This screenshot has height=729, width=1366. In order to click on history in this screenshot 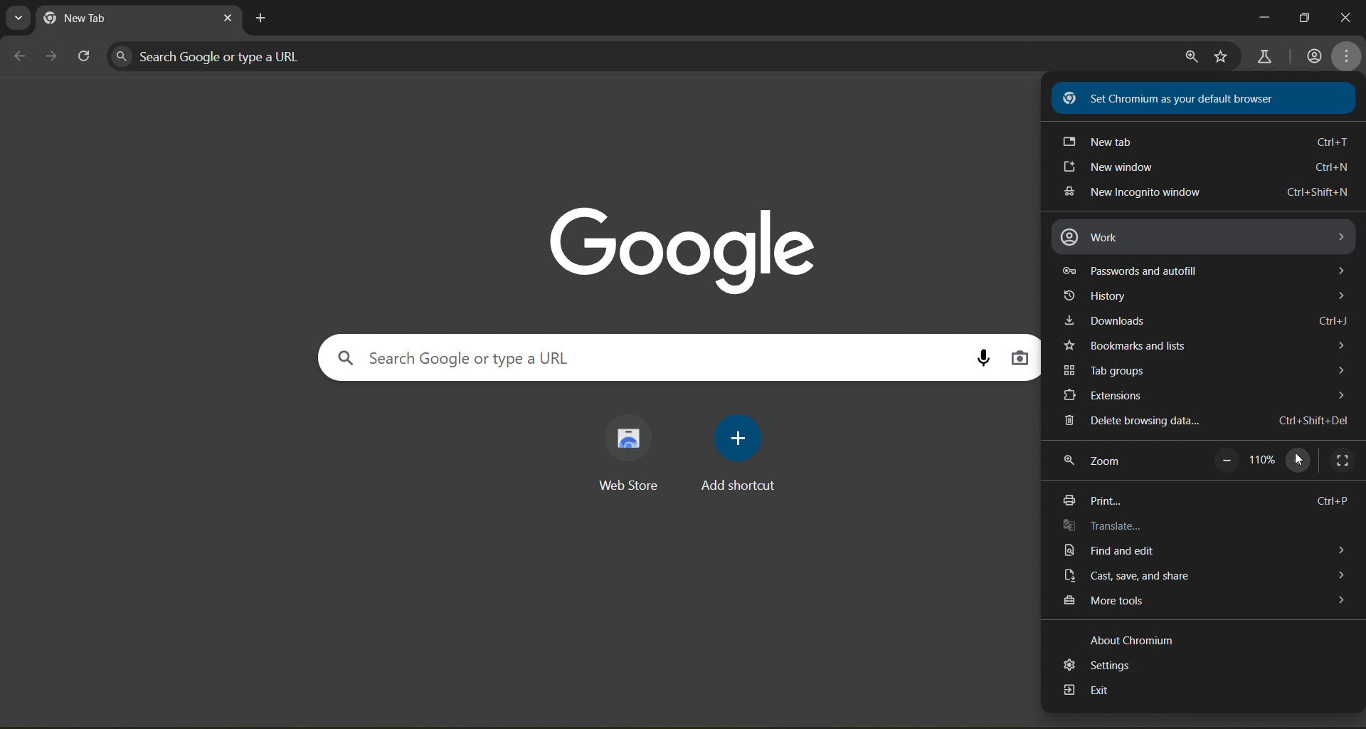, I will do `click(1207, 295)`.